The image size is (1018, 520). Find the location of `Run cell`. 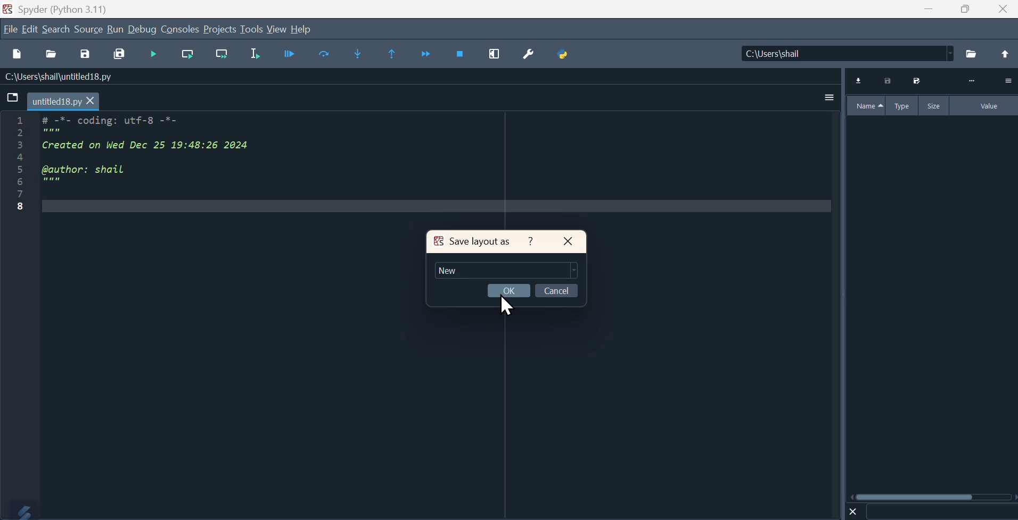

Run cell is located at coordinates (152, 55).